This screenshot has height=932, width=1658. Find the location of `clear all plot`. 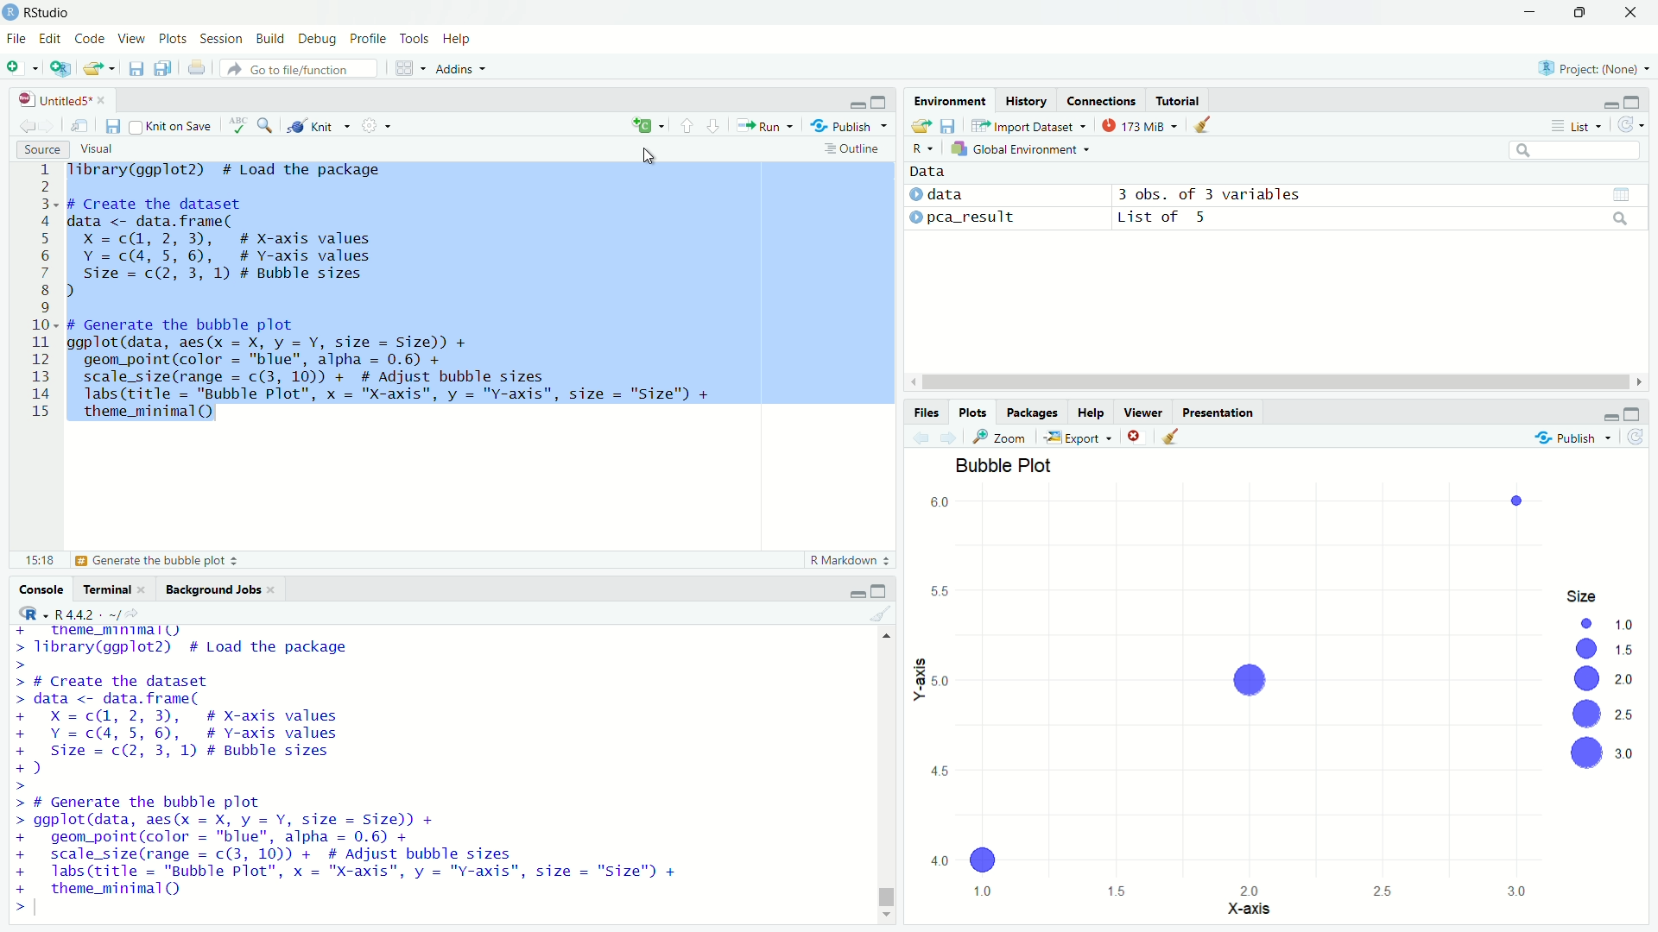

clear all plot is located at coordinates (1173, 437).